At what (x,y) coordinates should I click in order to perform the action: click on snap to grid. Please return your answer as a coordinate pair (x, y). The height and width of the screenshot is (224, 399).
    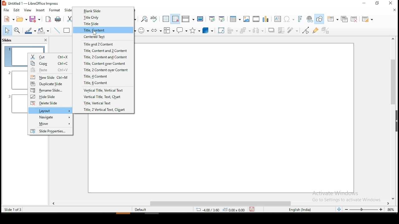
    Looking at the image, I should click on (176, 19).